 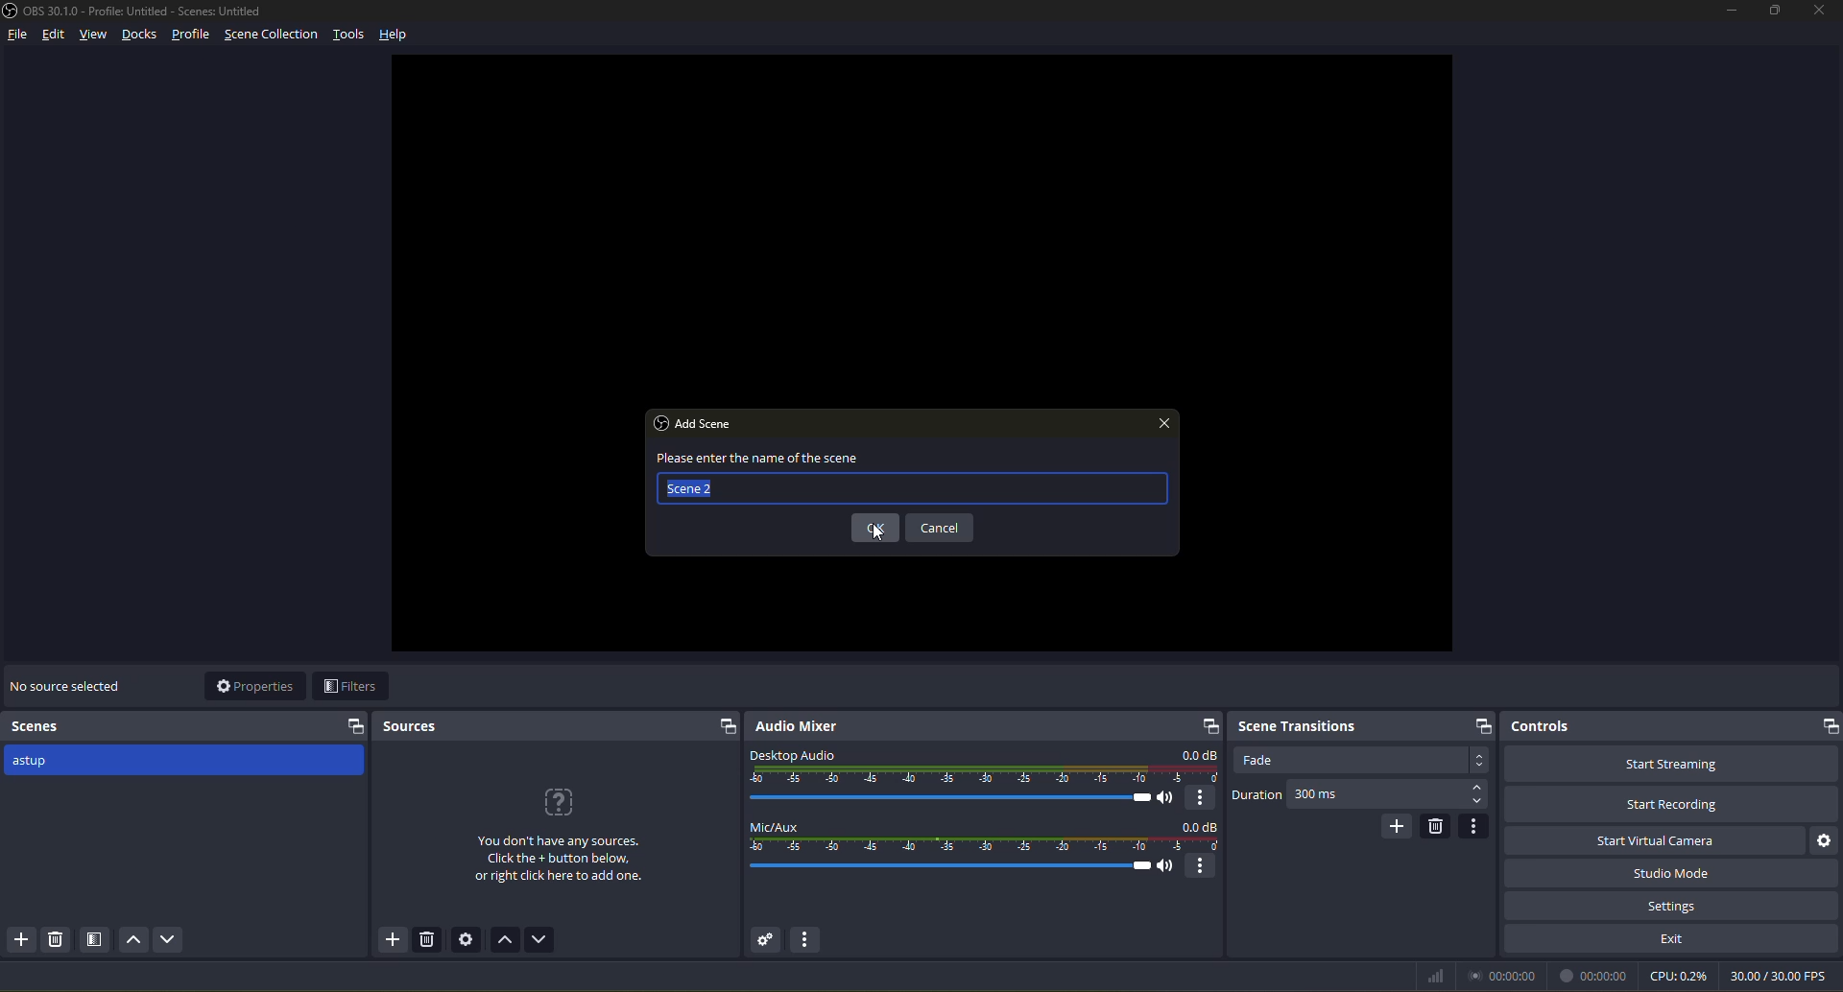 What do you see at coordinates (1322, 796) in the screenshot?
I see `300 ms` at bounding box center [1322, 796].